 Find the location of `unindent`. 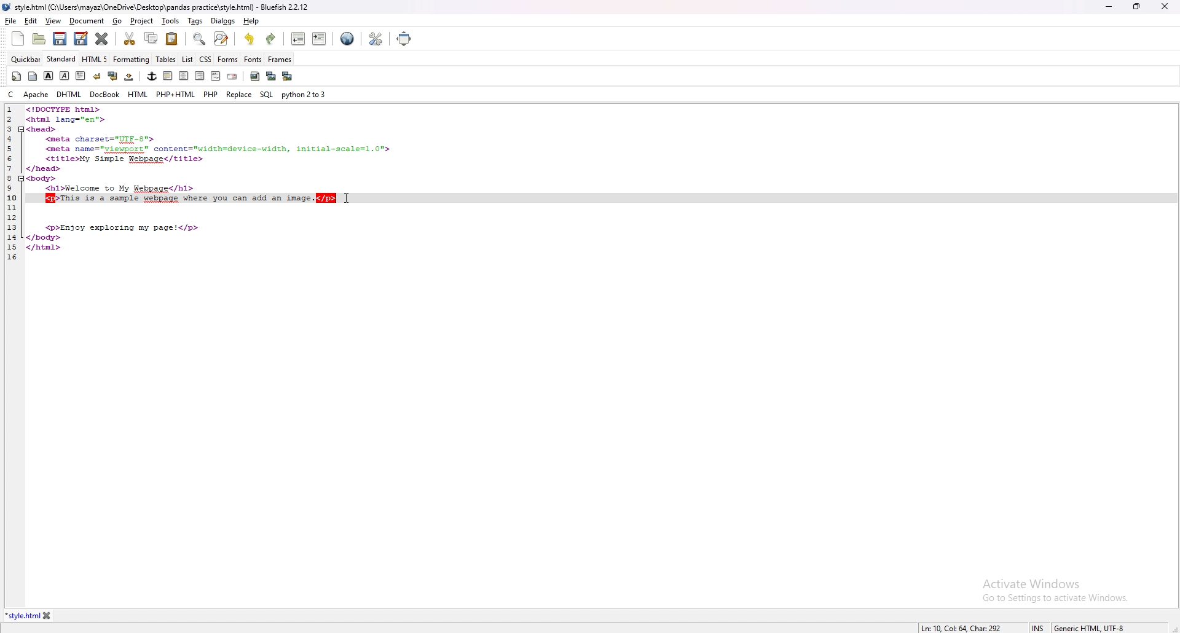

unindent is located at coordinates (297, 39).